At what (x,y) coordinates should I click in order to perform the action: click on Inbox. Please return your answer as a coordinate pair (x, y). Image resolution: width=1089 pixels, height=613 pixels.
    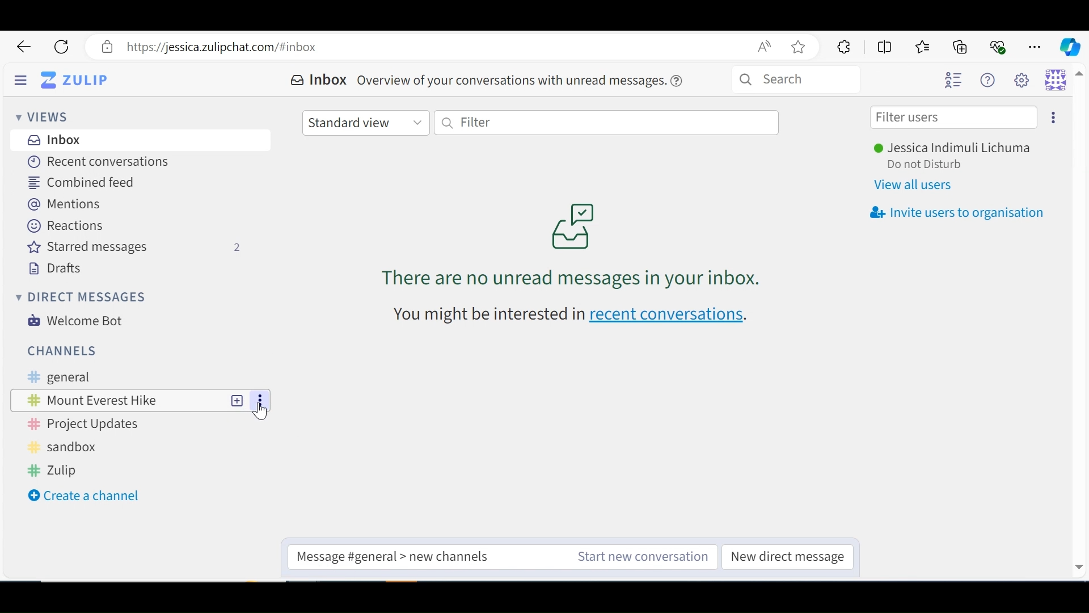
    Looking at the image, I should click on (56, 140).